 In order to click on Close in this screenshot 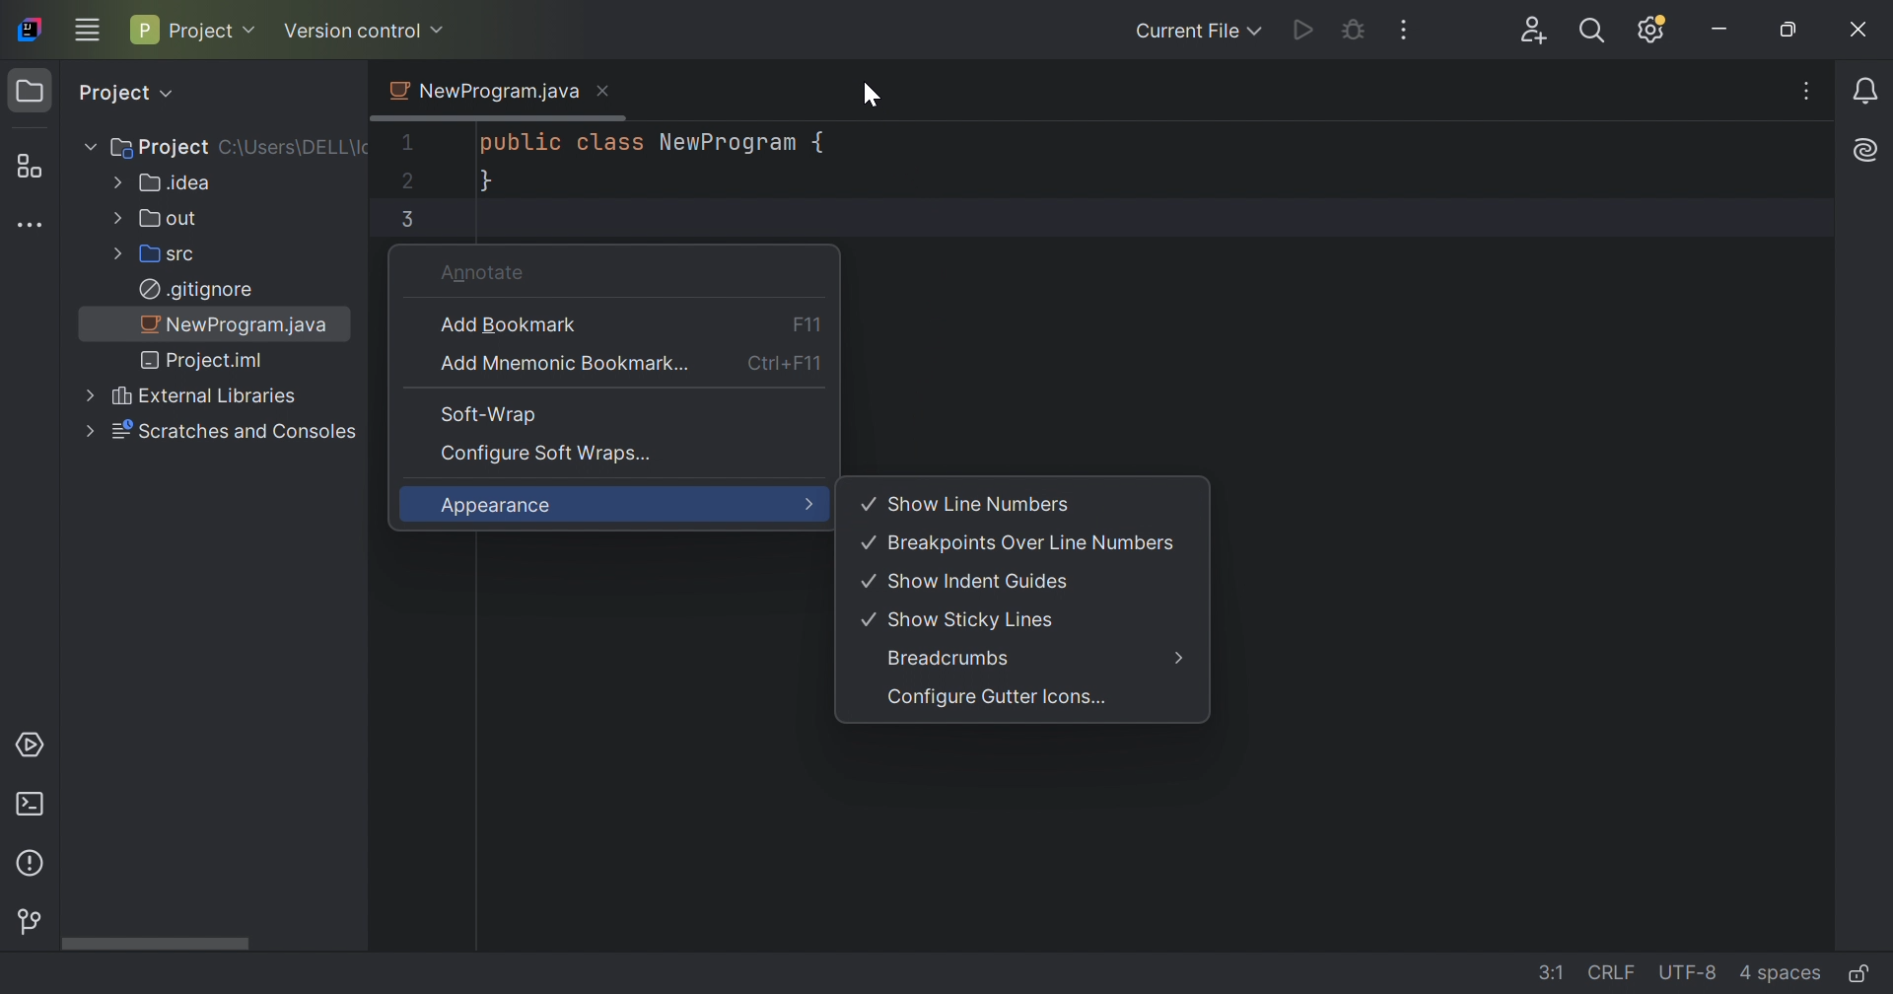, I will do `click(602, 90)`.